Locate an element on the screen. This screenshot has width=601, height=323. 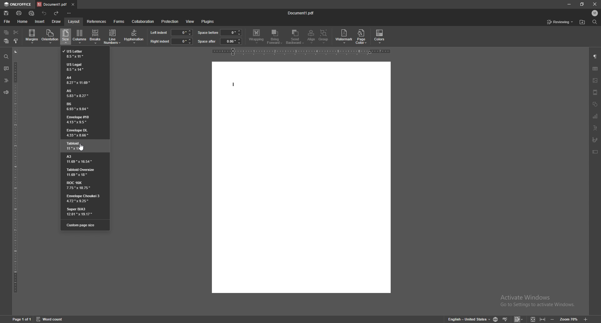
send backward is located at coordinates (296, 37).